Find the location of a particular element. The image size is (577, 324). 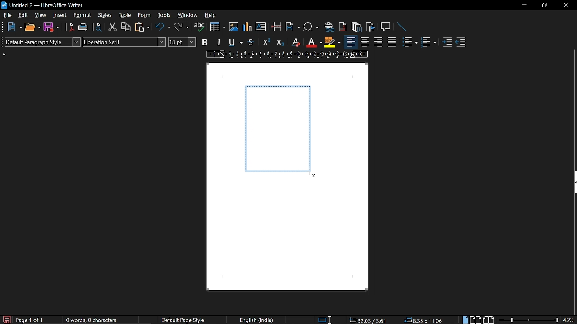

file is located at coordinates (7, 15).